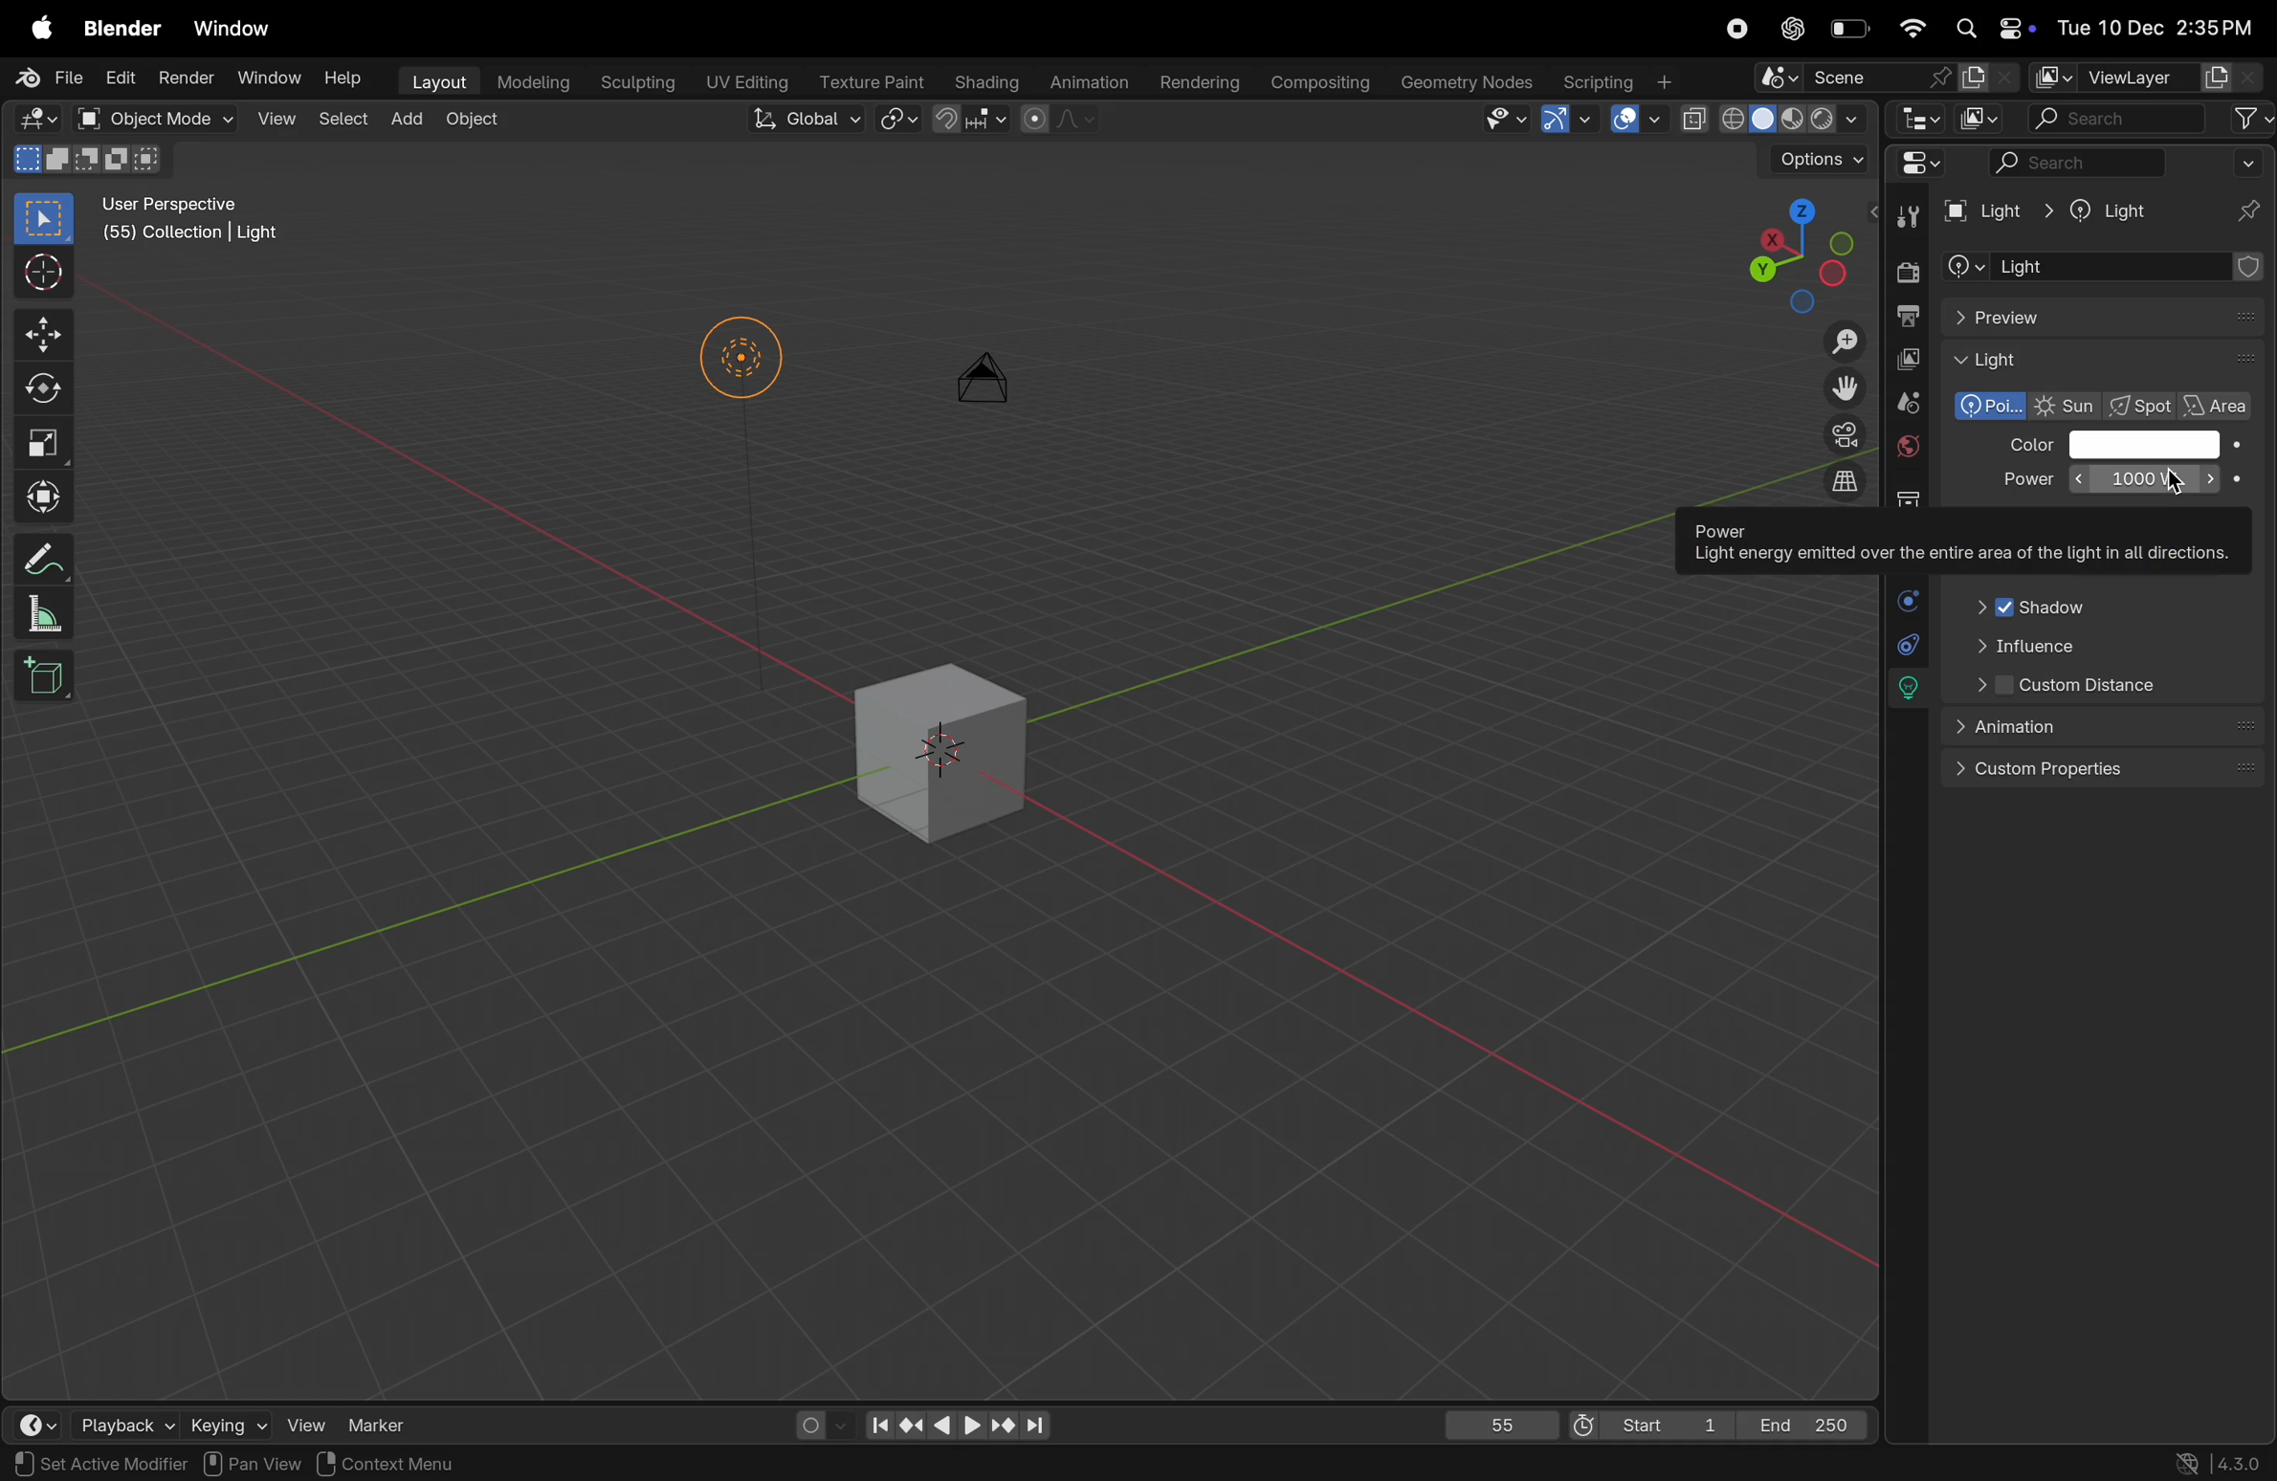 The height and width of the screenshot is (1481, 2277). Describe the element at coordinates (2101, 267) in the screenshot. I see `light` at that location.